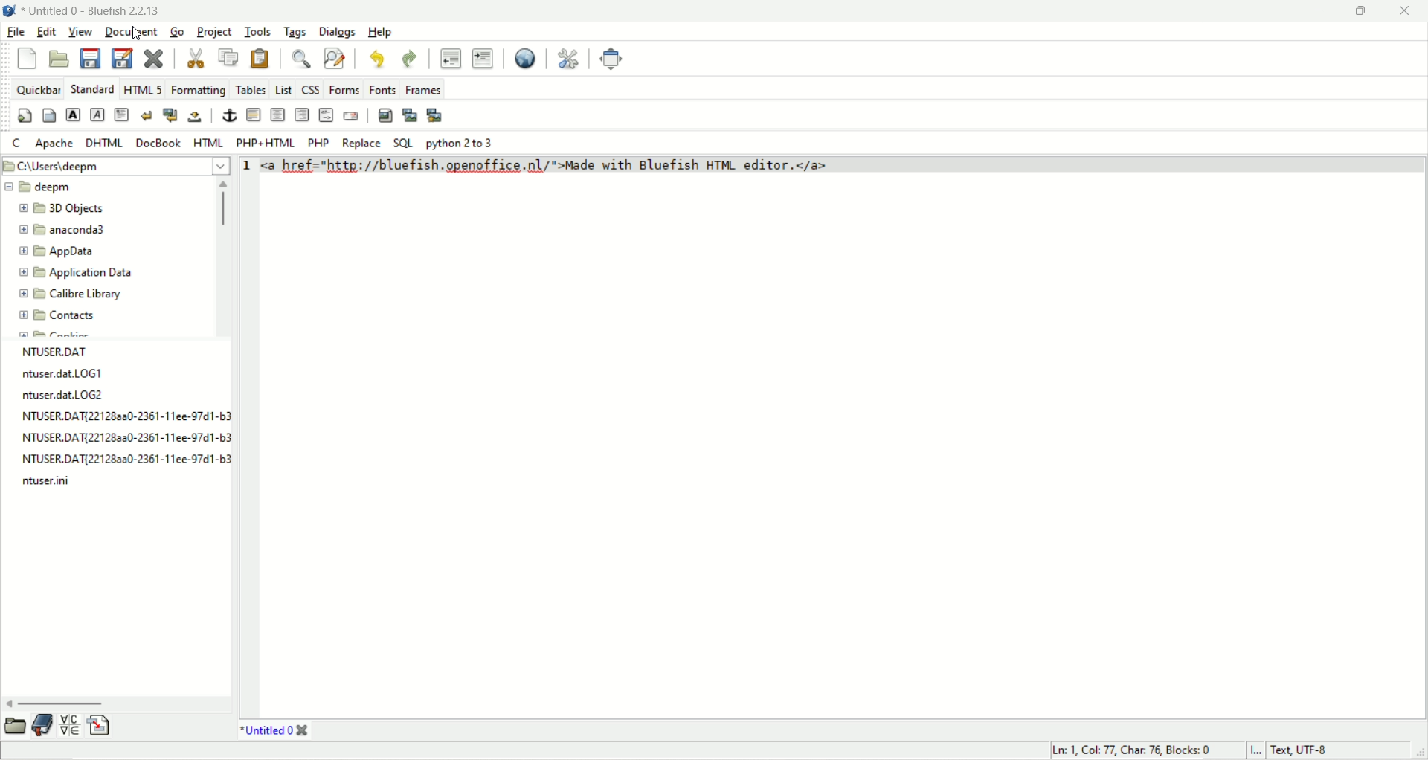 The width and height of the screenshot is (1428, 760). Describe the element at coordinates (338, 32) in the screenshot. I see `dialogs` at that location.